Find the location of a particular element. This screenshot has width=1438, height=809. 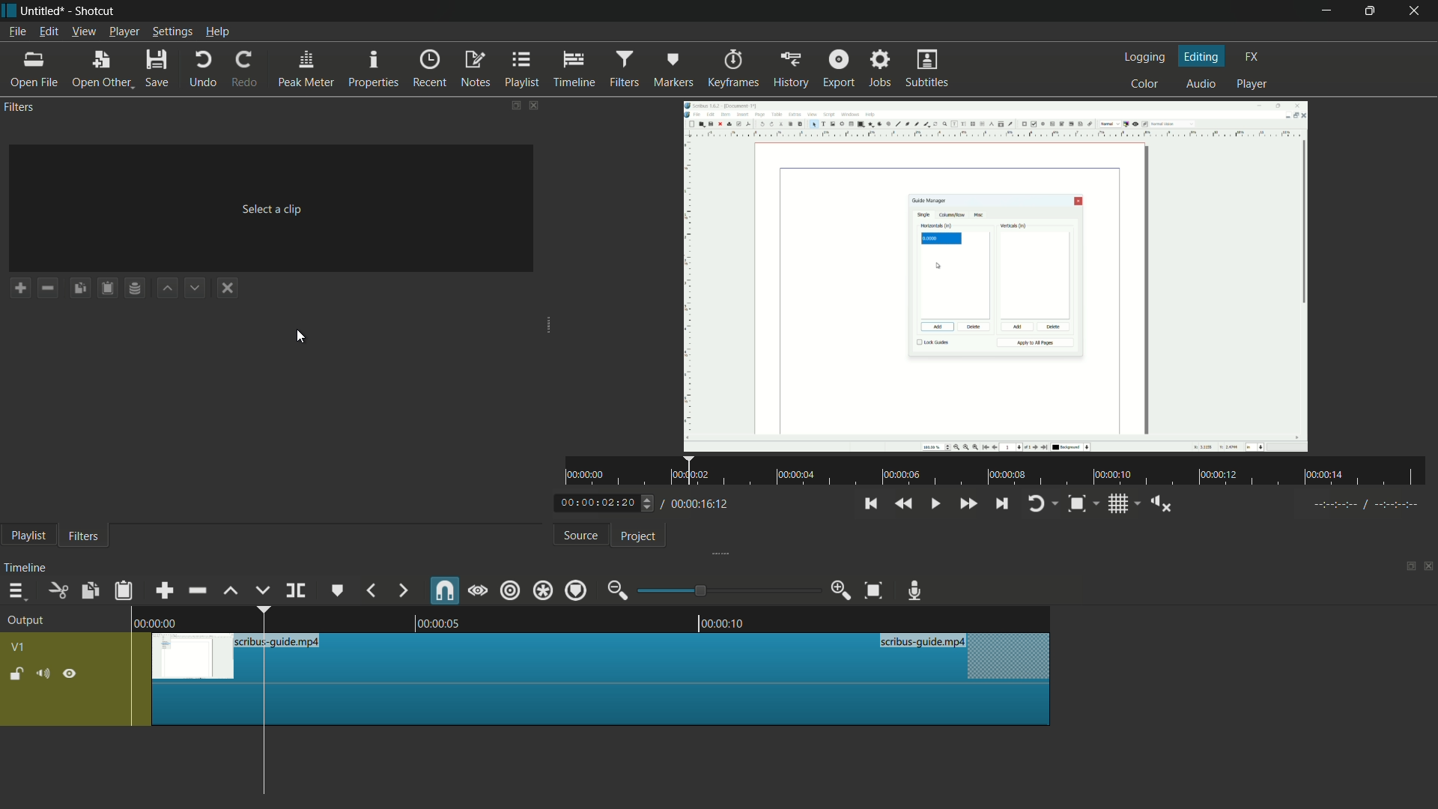

create or edit marker is located at coordinates (339, 590).